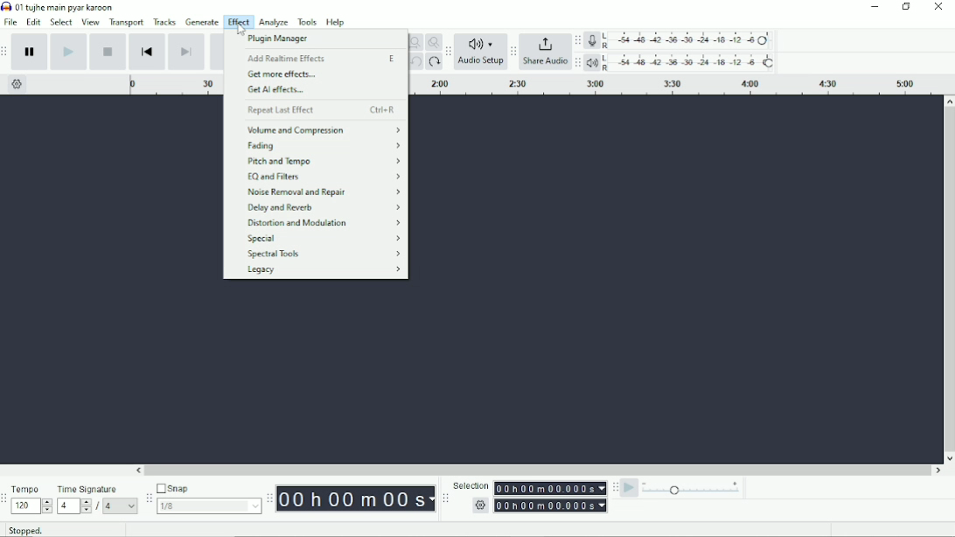 Image resolution: width=955 pixels, height=537 pixels. What do you see at coordinates (320, 58) in the screenshot?
I see `Add Realtime Effects` at bounding box center [320, 58].